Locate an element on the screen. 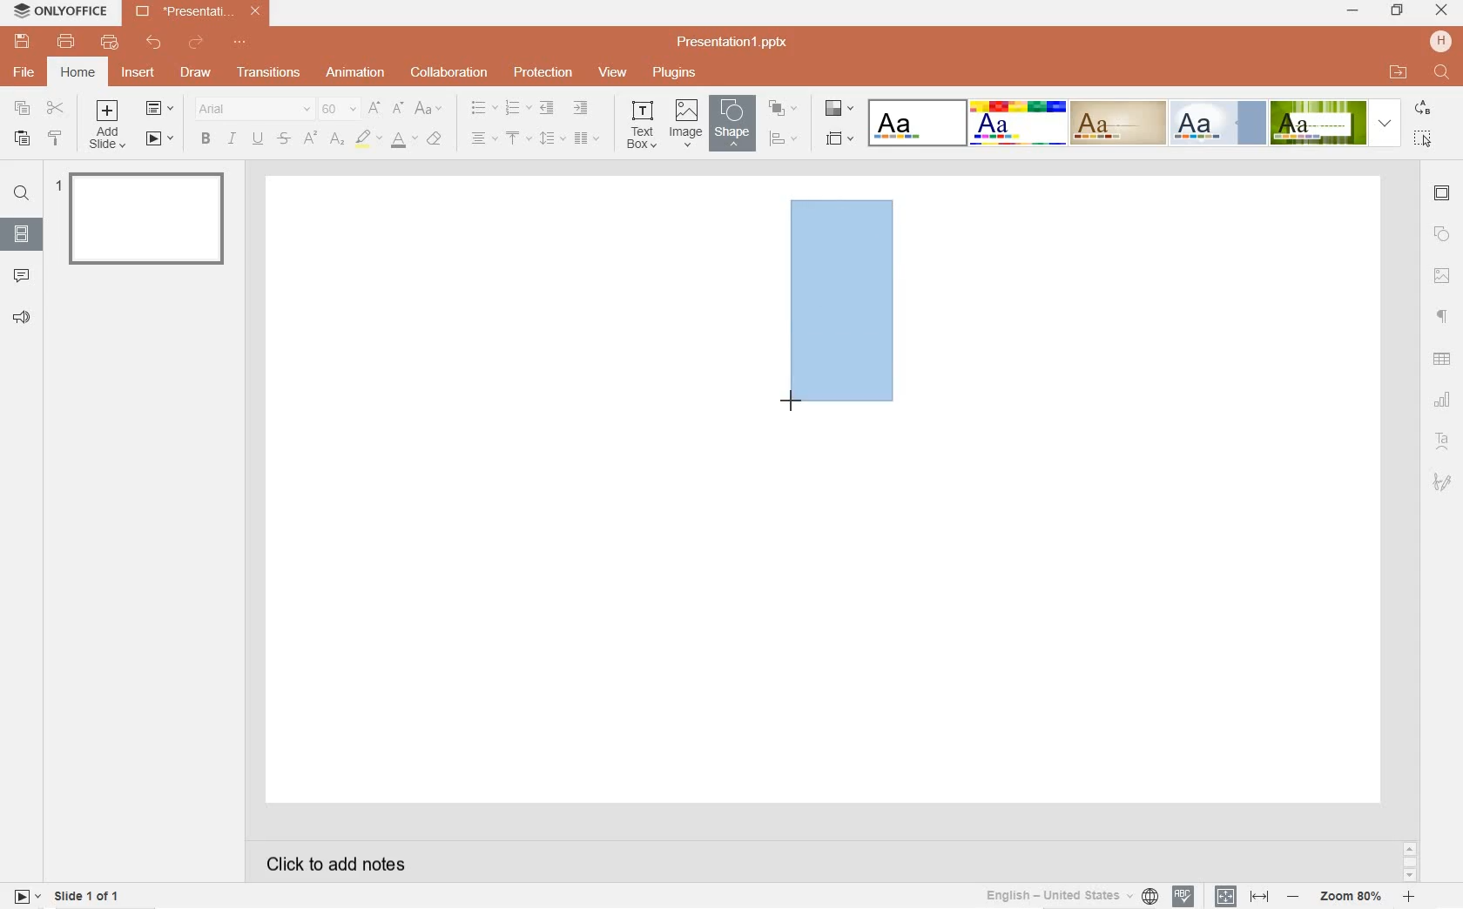  paragraph settings is located at coordinates (1443, 315).